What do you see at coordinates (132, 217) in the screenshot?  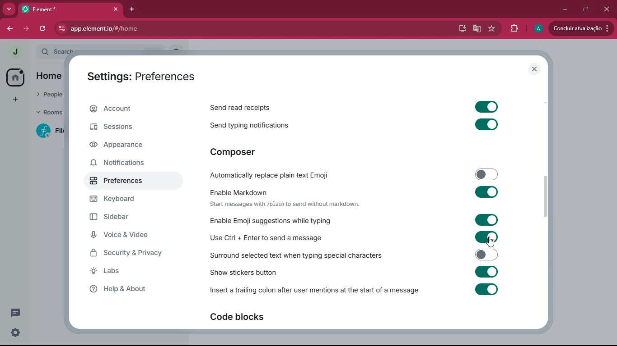 I see `sidebar` at bounding box center [132, 217].